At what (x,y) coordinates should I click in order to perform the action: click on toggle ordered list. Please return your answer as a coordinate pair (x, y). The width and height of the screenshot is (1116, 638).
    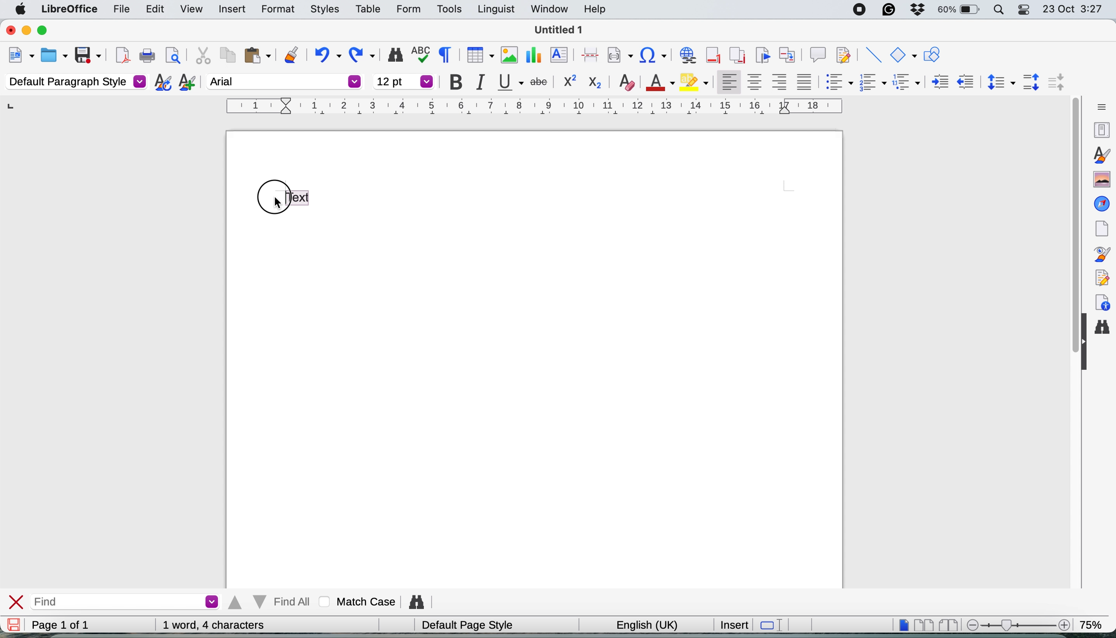
    Looking at the image, I should click on (873, 83).